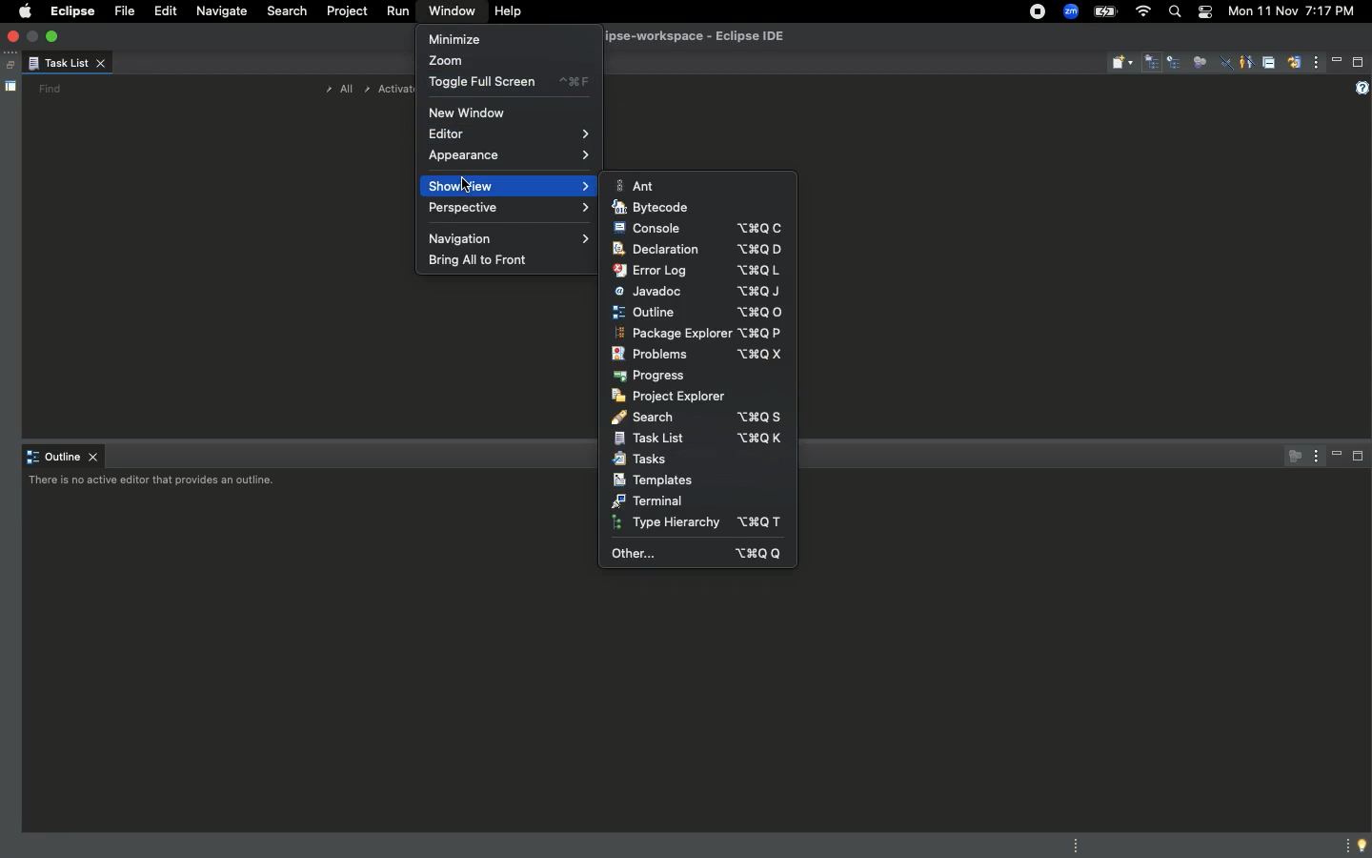 The height and width of the screenshot is (858, 1372). Describe the element at coordinates (1313, 455) in the screenshot. I see `View menu` at that location.